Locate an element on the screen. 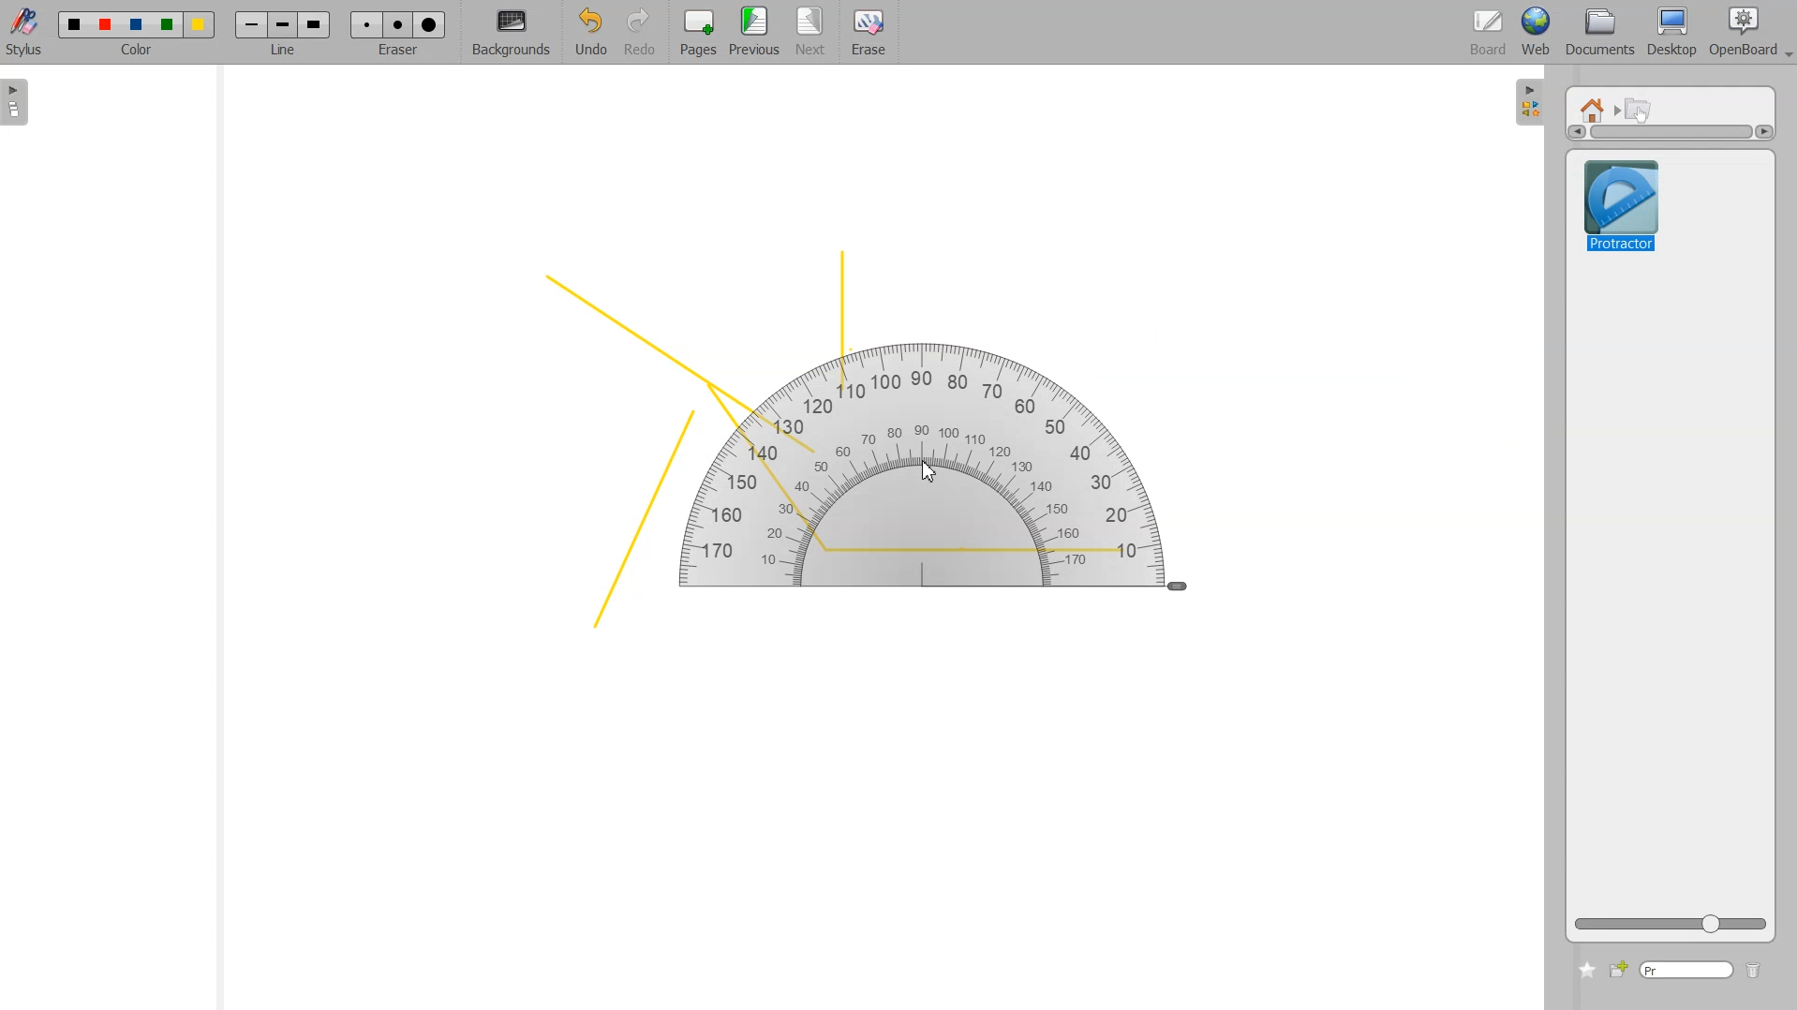 Image resolution: width=1797 pixels, height=1010 pixels. Background is located at coordinates (512, 34).